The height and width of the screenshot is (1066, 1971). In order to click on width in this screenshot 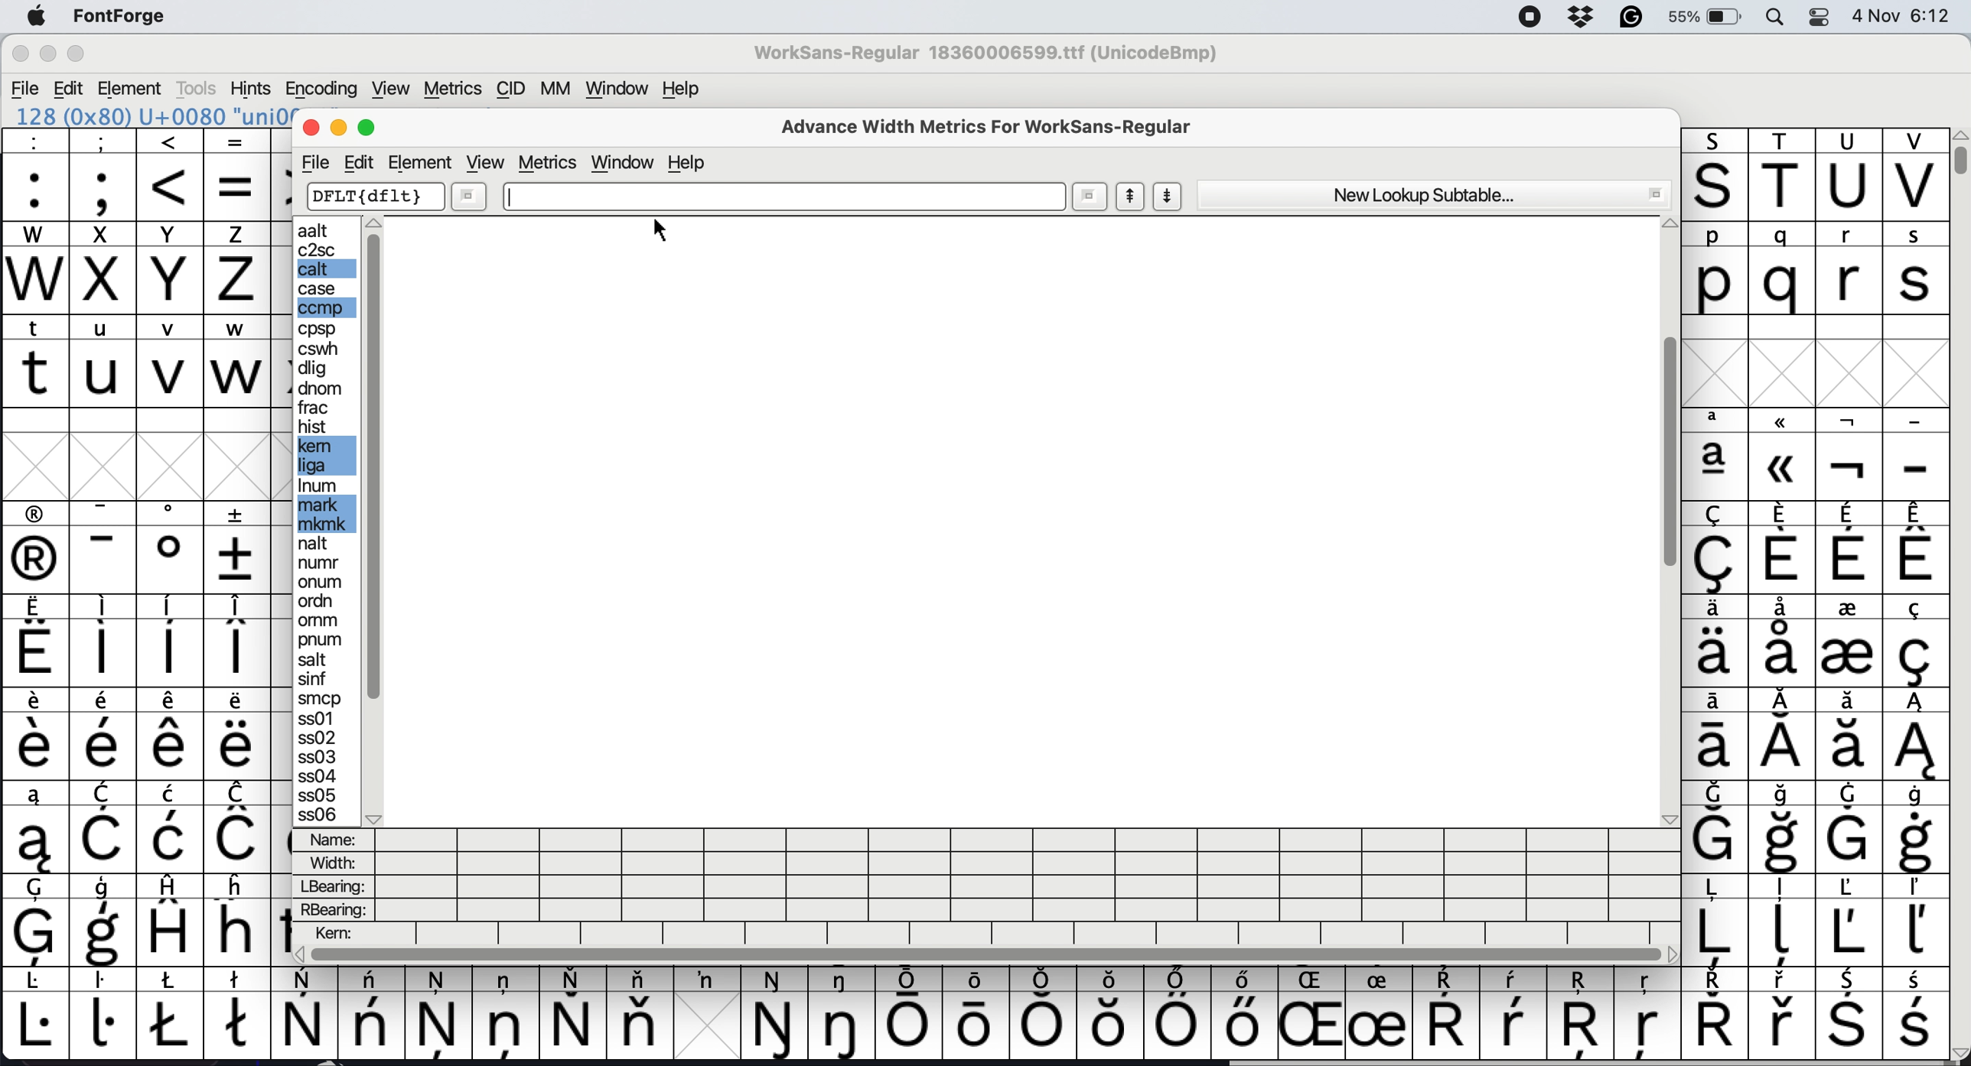, I will do `click(327, 863)`.